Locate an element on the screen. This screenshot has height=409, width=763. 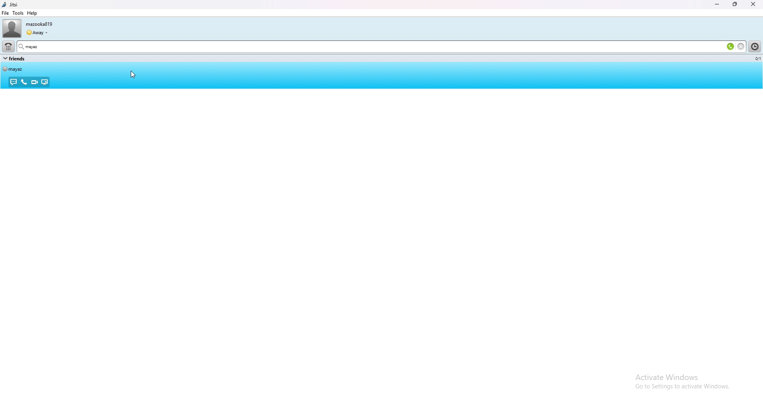
file is located at coordinates (5, 13).